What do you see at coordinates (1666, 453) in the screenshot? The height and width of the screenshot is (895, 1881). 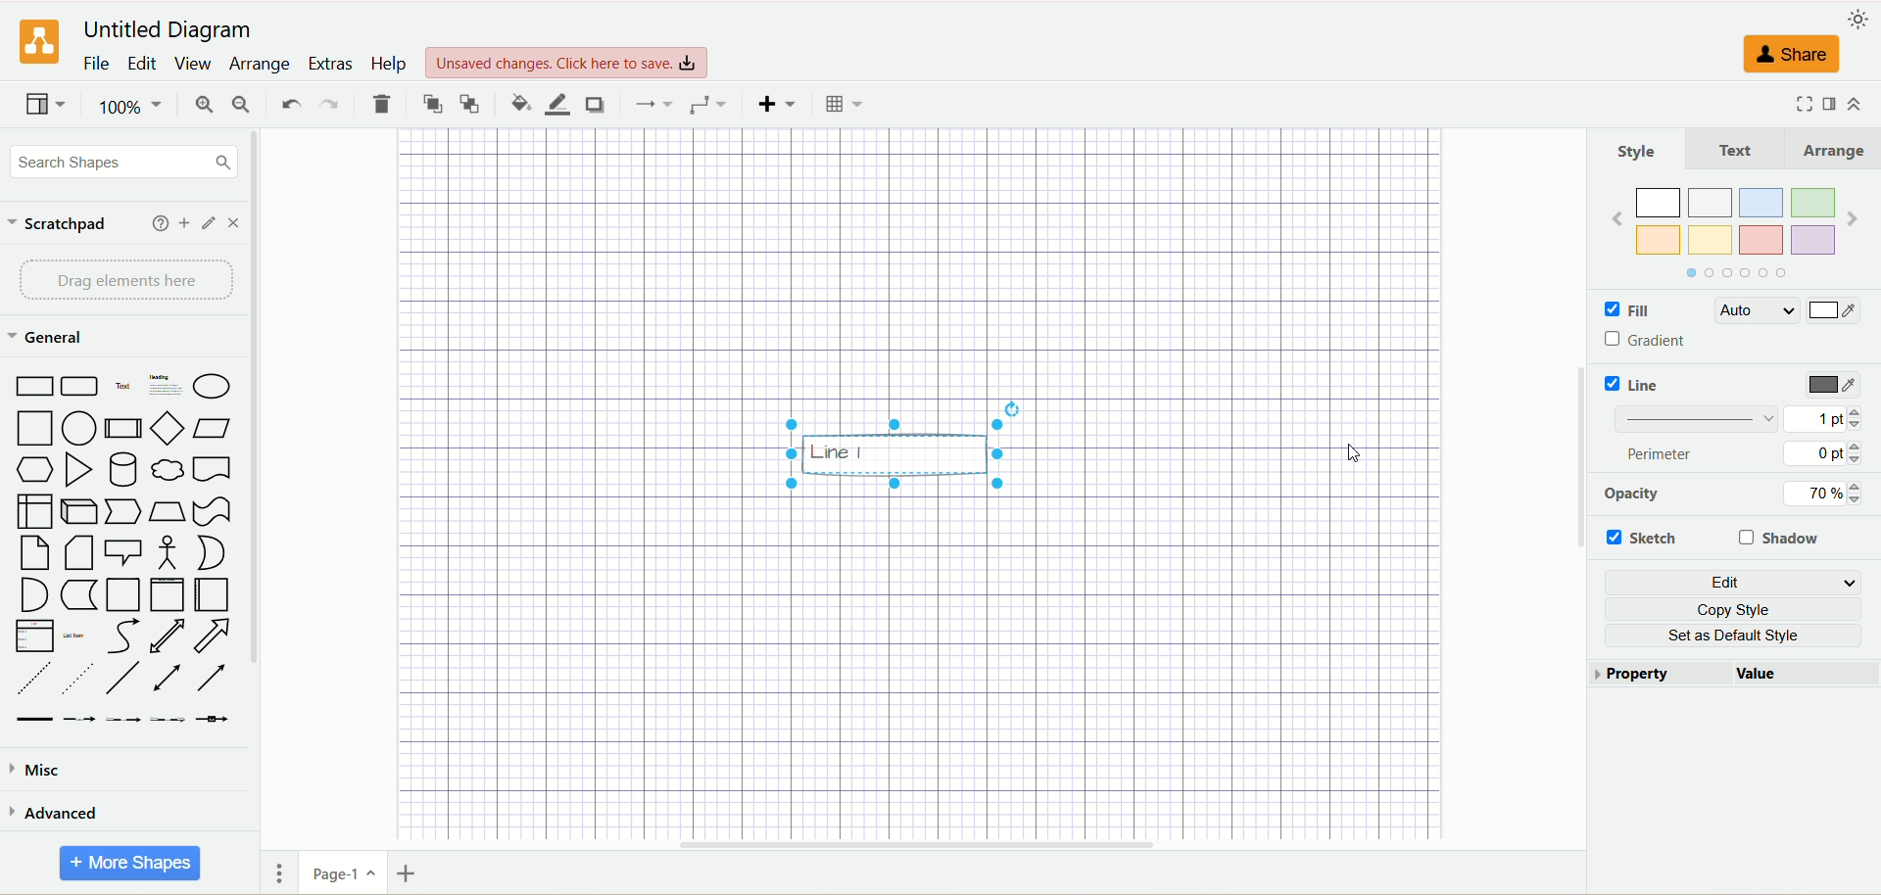 I see `perimeter` at bounding box center [1666, 453].